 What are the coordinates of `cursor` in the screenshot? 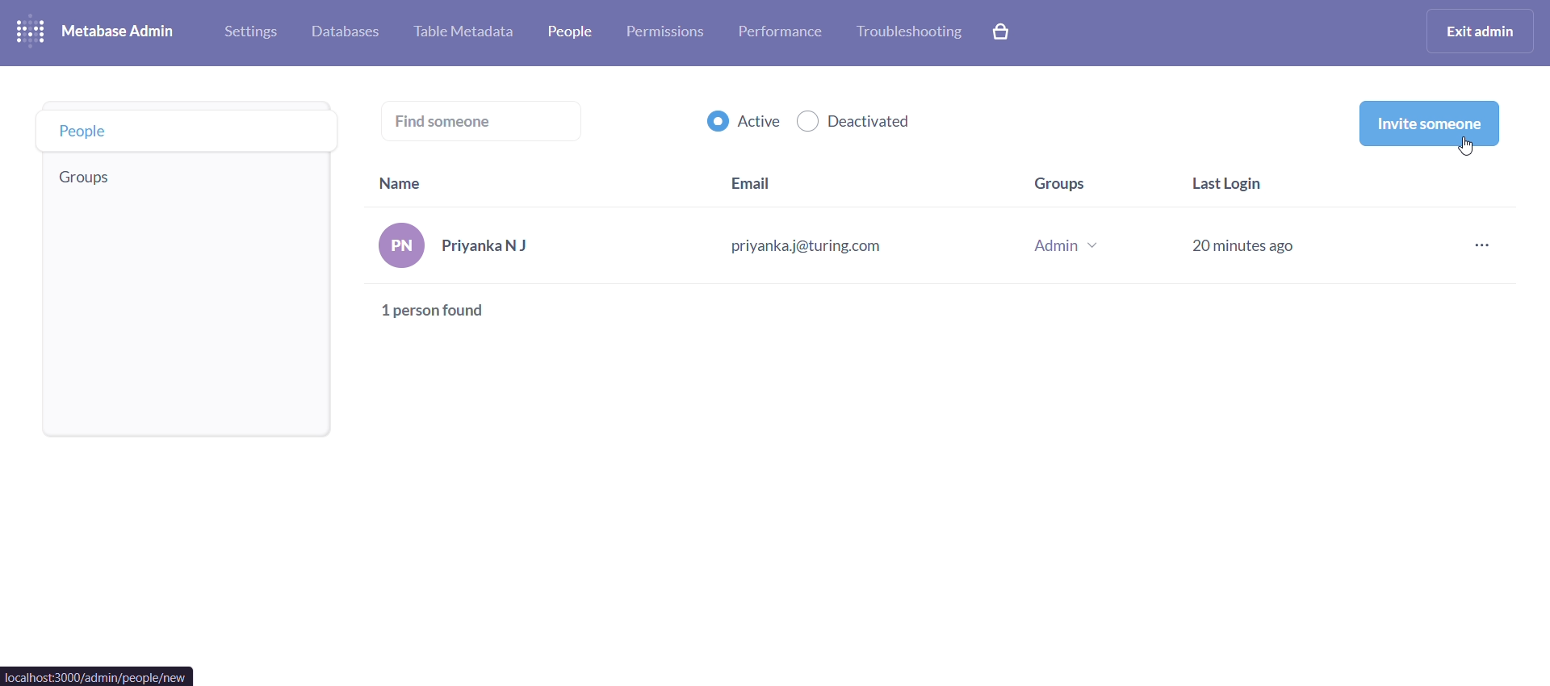 It's located at (1465, 148).